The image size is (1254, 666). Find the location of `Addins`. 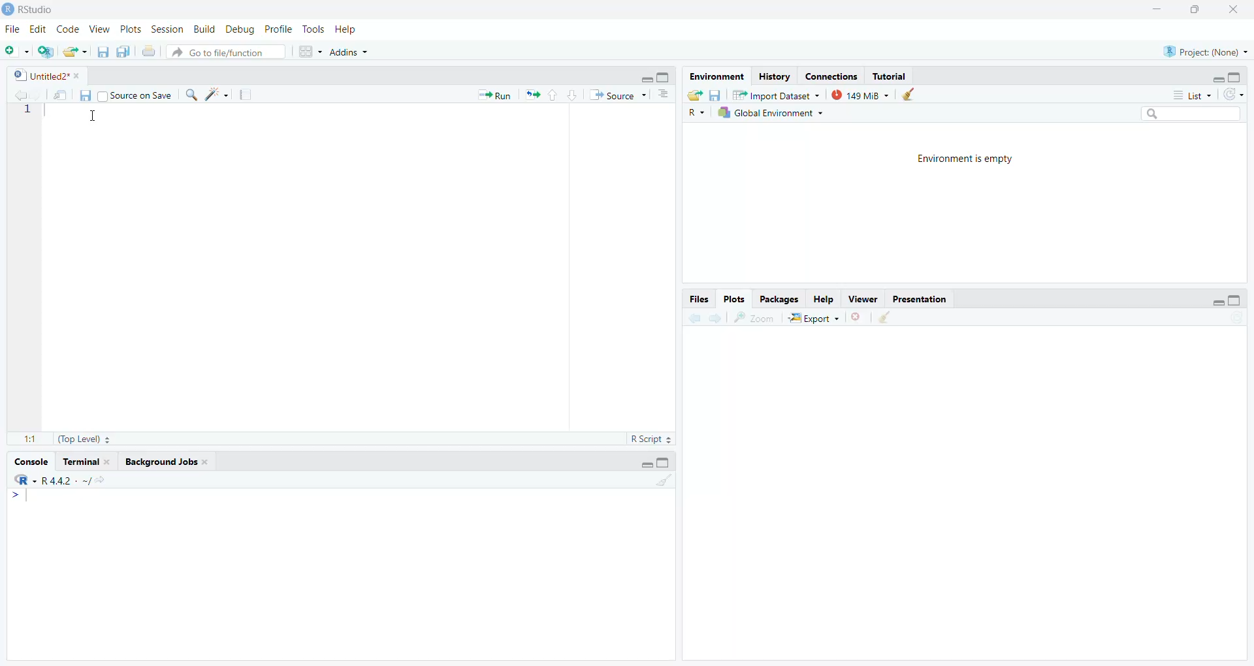

Addins is located at coordinates (351, 52).